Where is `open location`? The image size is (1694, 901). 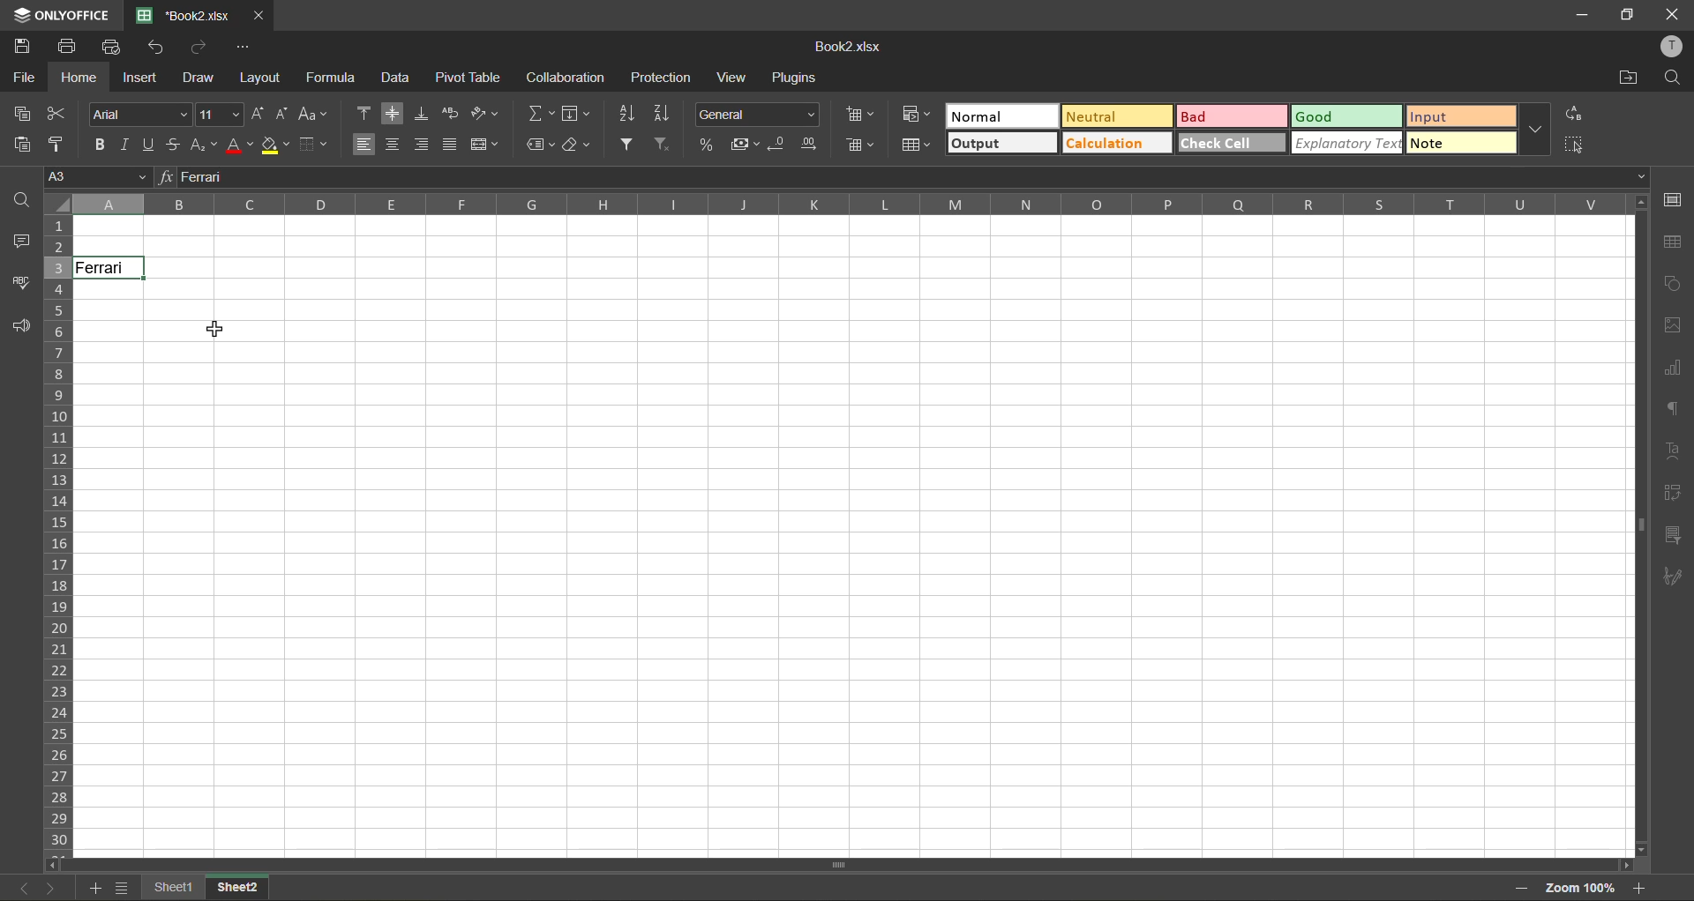 open location is located at coordinates (1630, 78).